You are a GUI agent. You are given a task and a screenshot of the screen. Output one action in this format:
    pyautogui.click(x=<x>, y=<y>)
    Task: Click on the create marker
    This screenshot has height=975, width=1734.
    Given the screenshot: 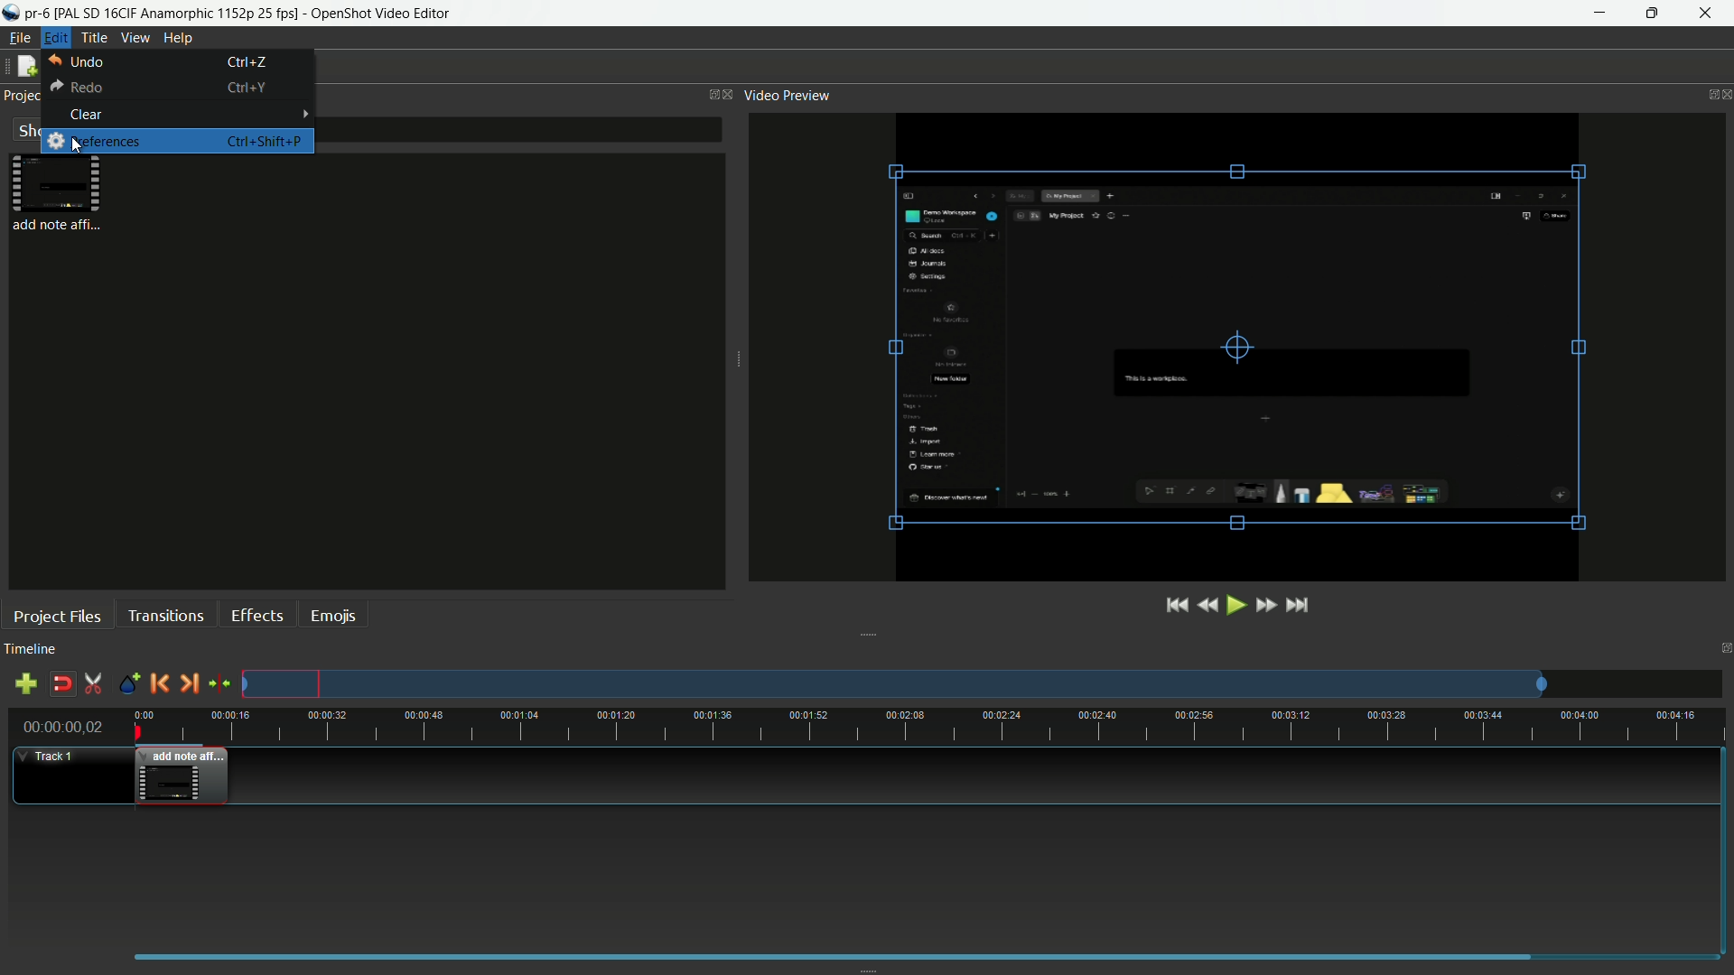 What is the action you would take?
    pyautogui.click(x=128, y=684)
    